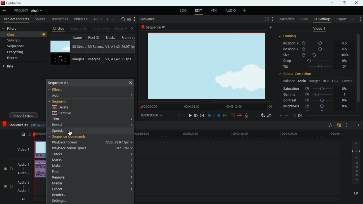 The image size is (363, 204). What do you see at coordinates (130, 83) in the screenshot?
I see `close` at bounding box center [130, 83].